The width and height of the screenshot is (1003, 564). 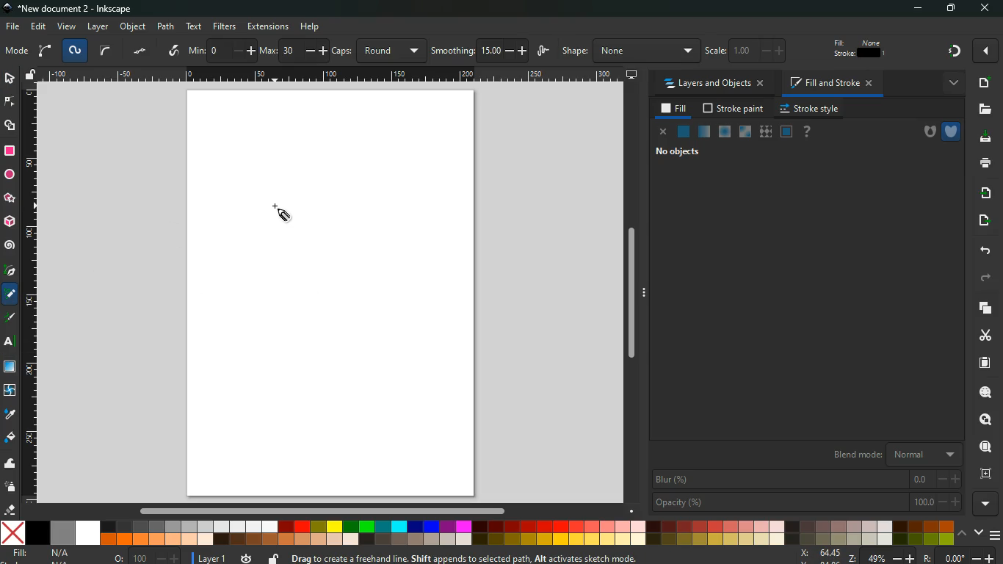 I want to click on fill, so click(x=675, y=109).